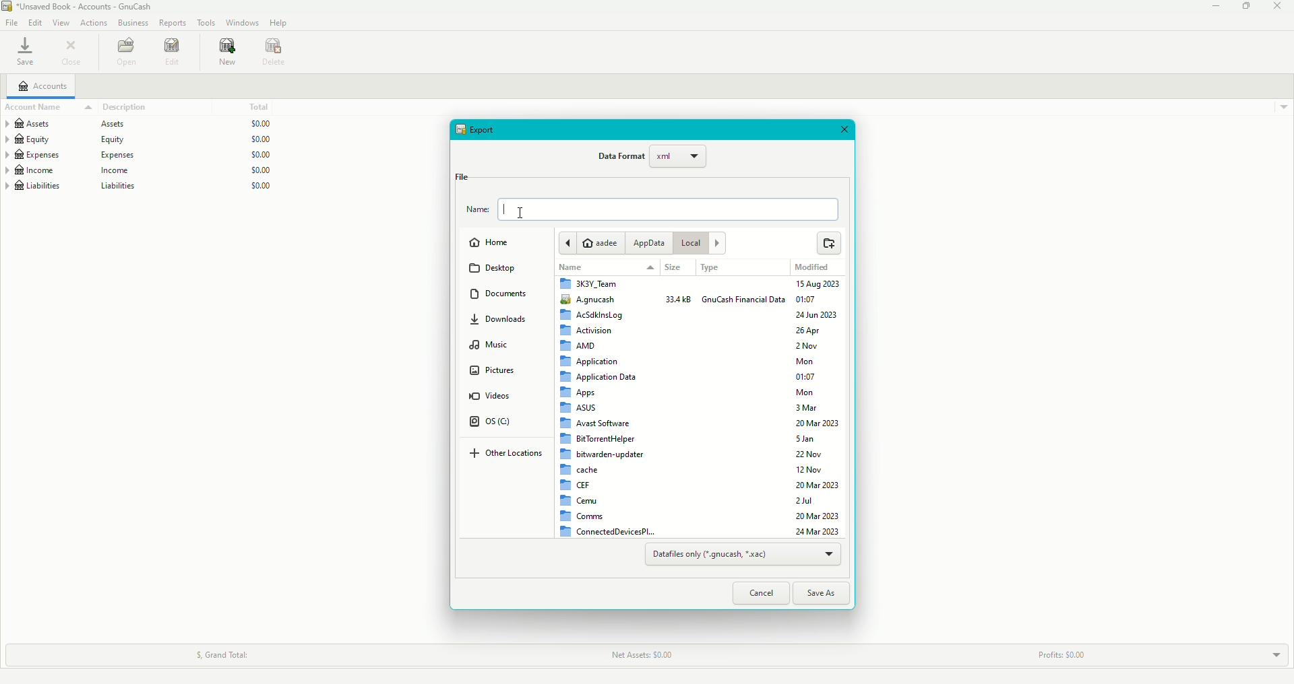 Image resolution: width=1294 pixels, height=684 pixels. What do you see at coordinates (173, 24) in the screenshot?
I see `Reports` at bounding box center [173, 24].